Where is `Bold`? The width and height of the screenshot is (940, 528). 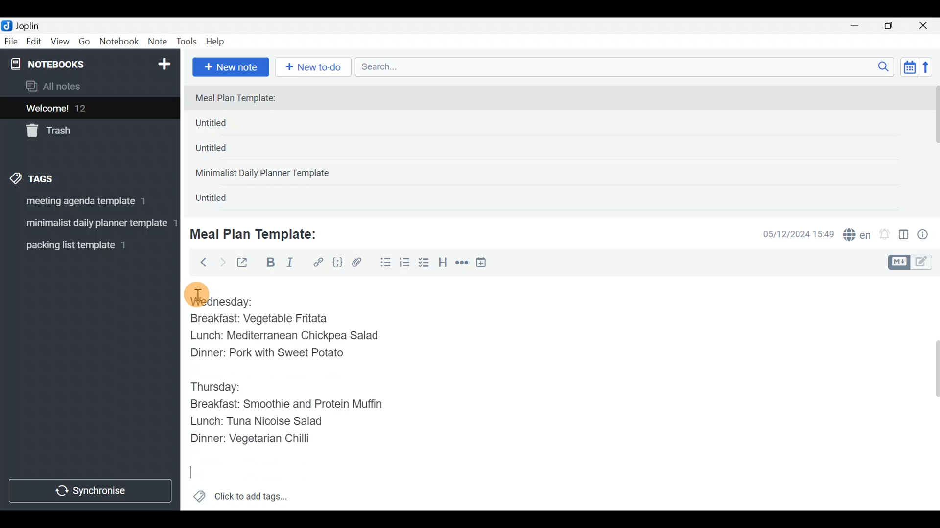
Bold is located at coordinates (270, 264).